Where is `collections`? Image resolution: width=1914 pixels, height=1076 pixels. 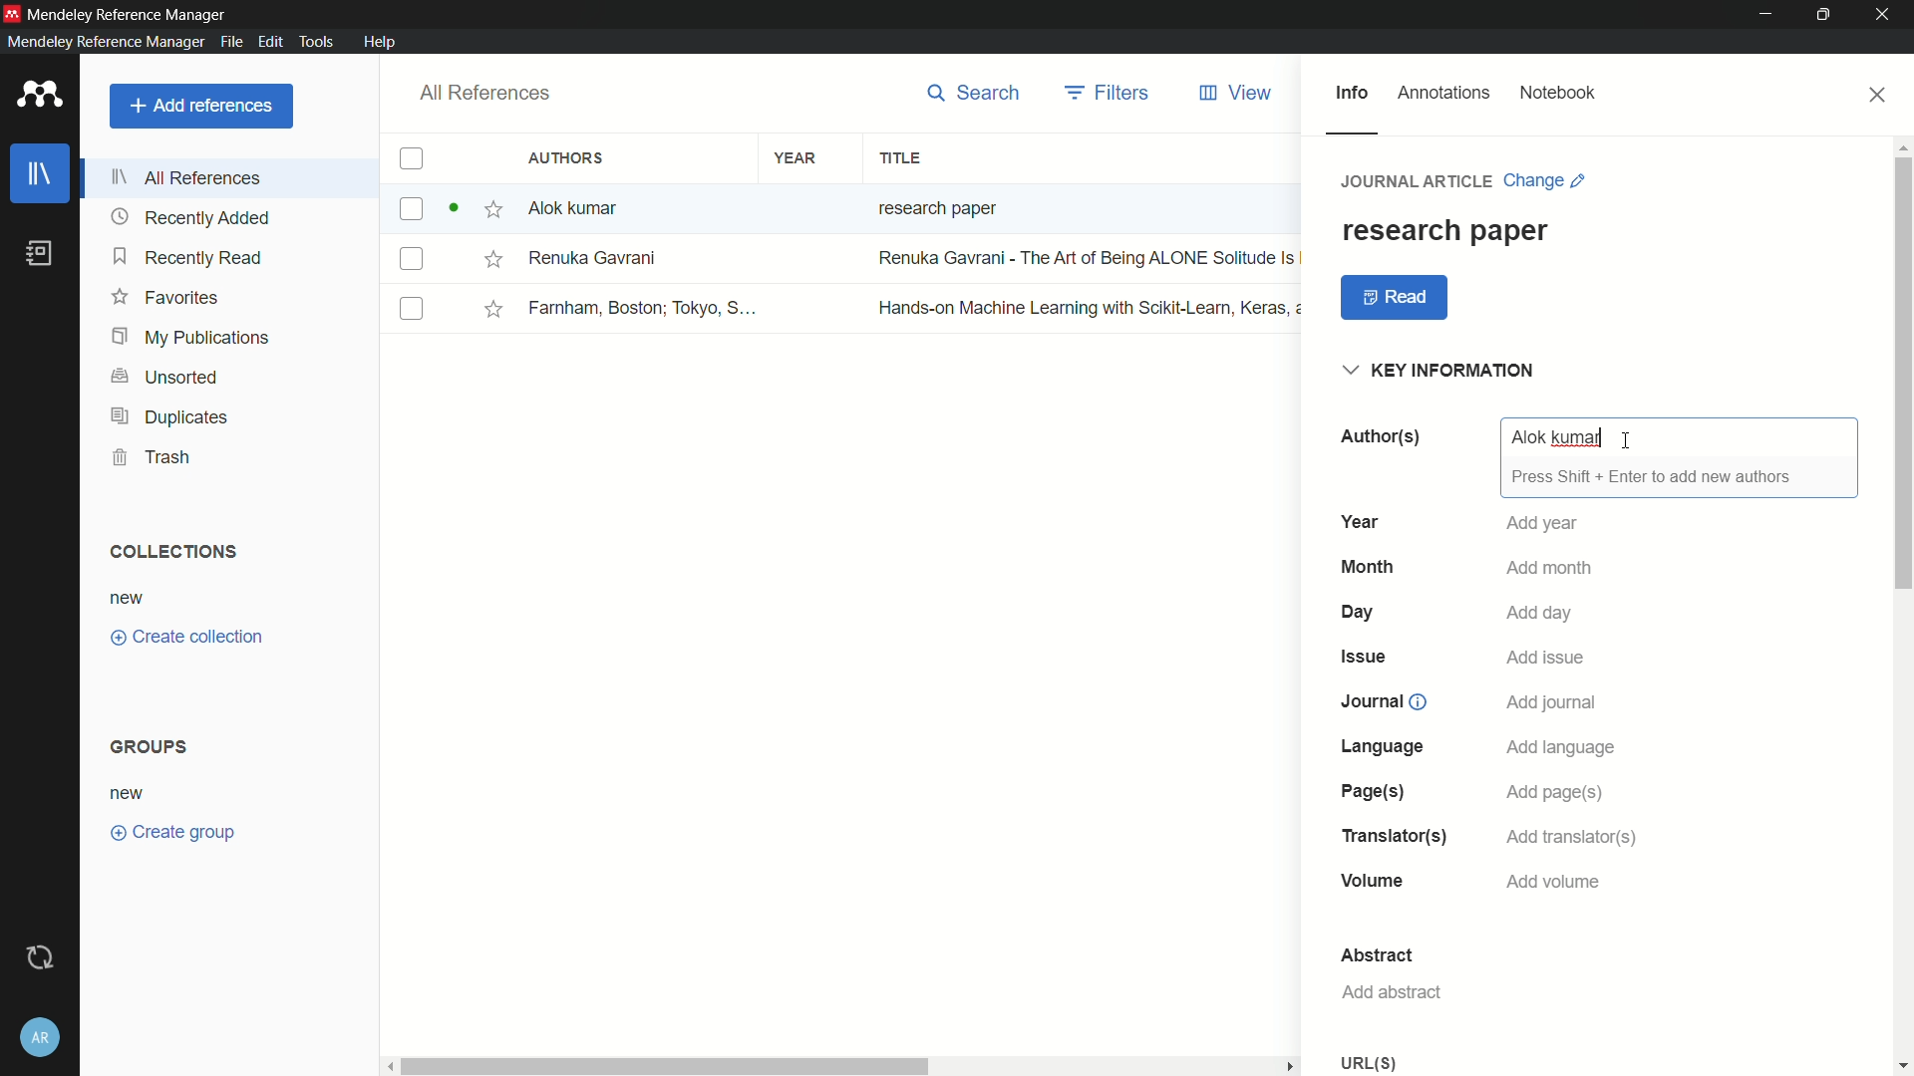 collections is located at coordinates (171, 552).